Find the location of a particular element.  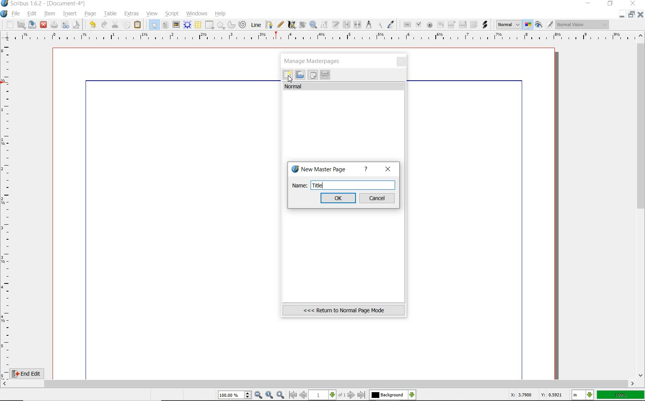

100% is located at coordinates (621, 395).